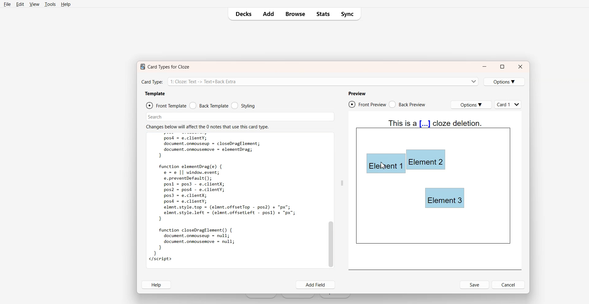  I want to click on Cards, so click(509, 104).